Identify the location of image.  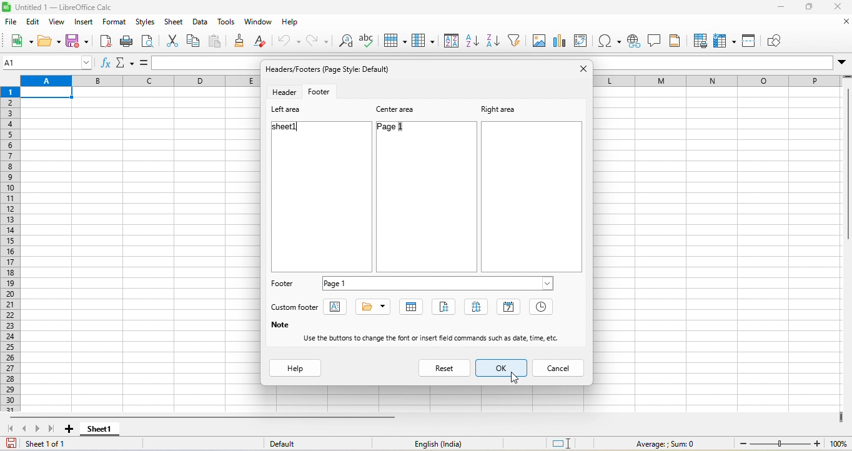
(541, 40).